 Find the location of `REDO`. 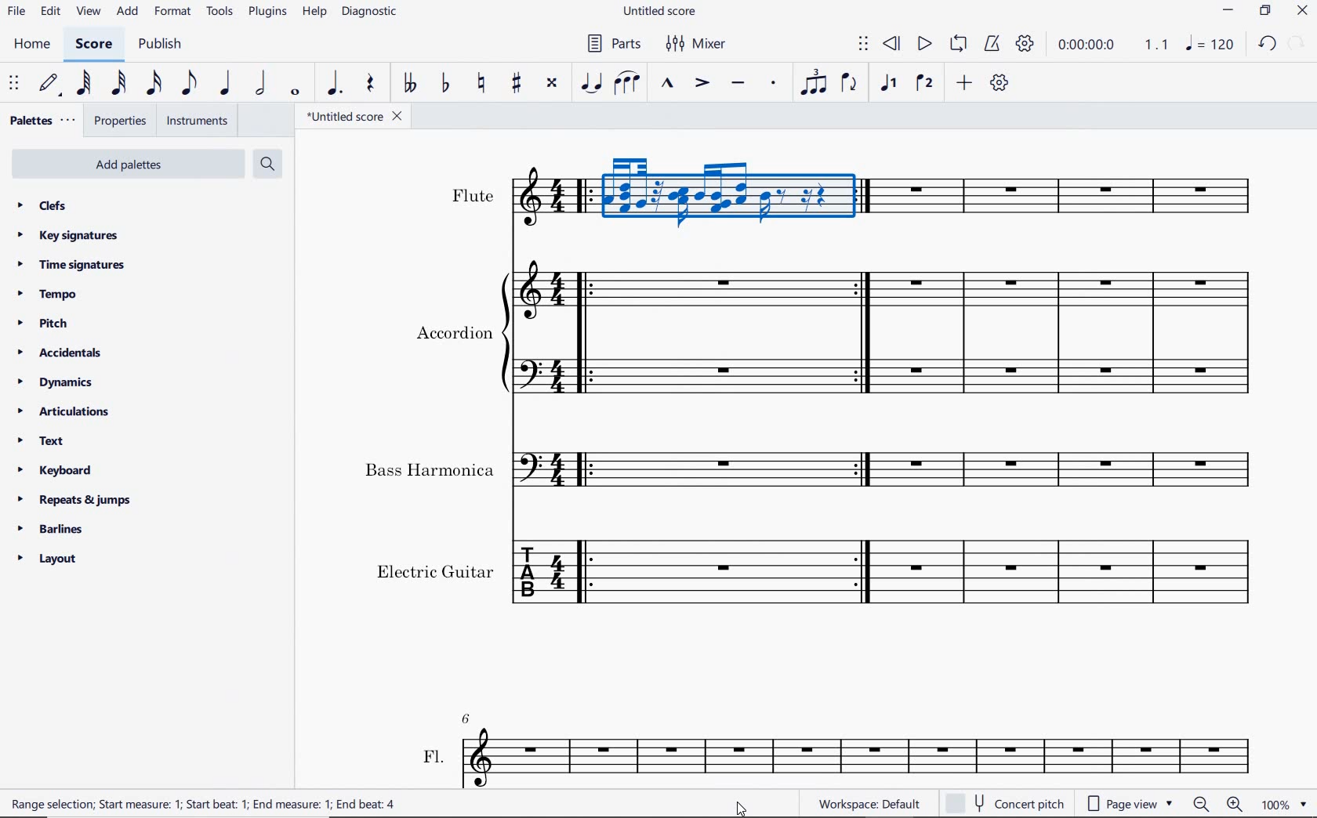

REDO is located at coordinates (1297, 44).